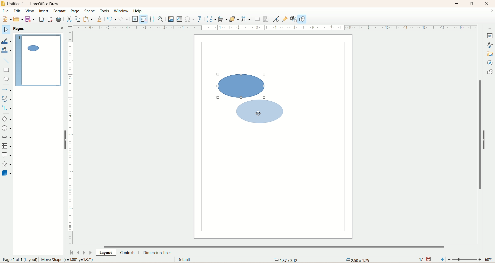 This screenshot has width=495, height=263. What do you see at coordinates (490, 28) in the screenshot?
I see `sidebar settings` at bounding box center [490, 28].